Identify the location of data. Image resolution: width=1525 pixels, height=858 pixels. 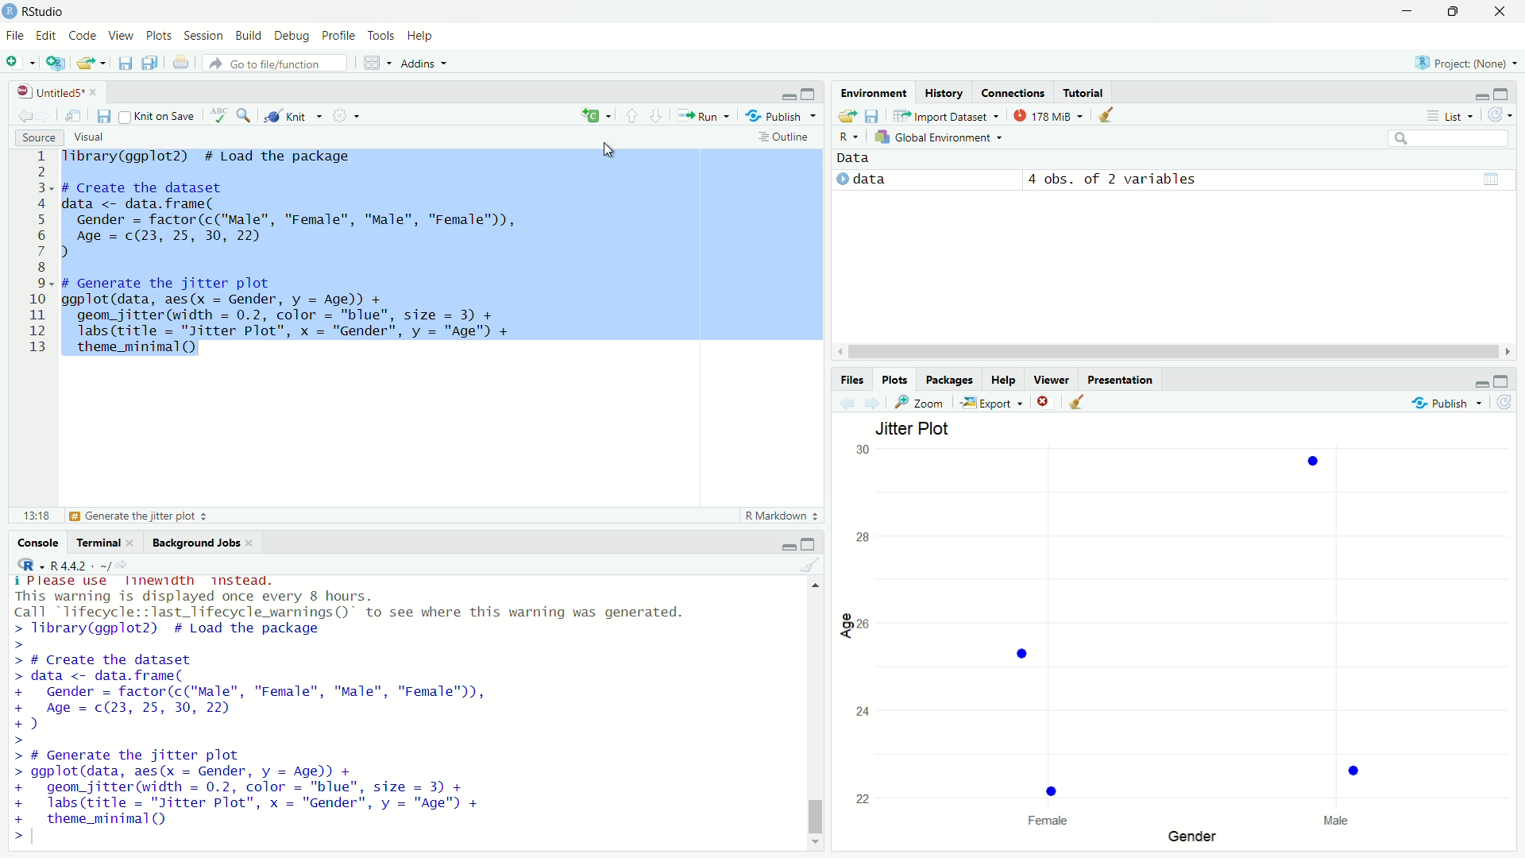
(879, 179).